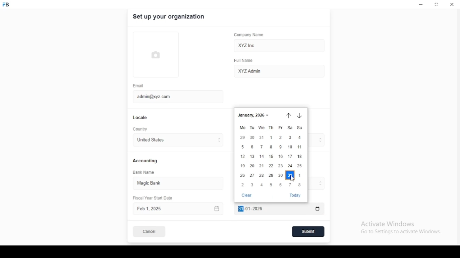 Image resolution: width=460 pixels, height=258 pixels. Describe the element at coordinates (271, 166) in the screenshot. I see `22` at that location.